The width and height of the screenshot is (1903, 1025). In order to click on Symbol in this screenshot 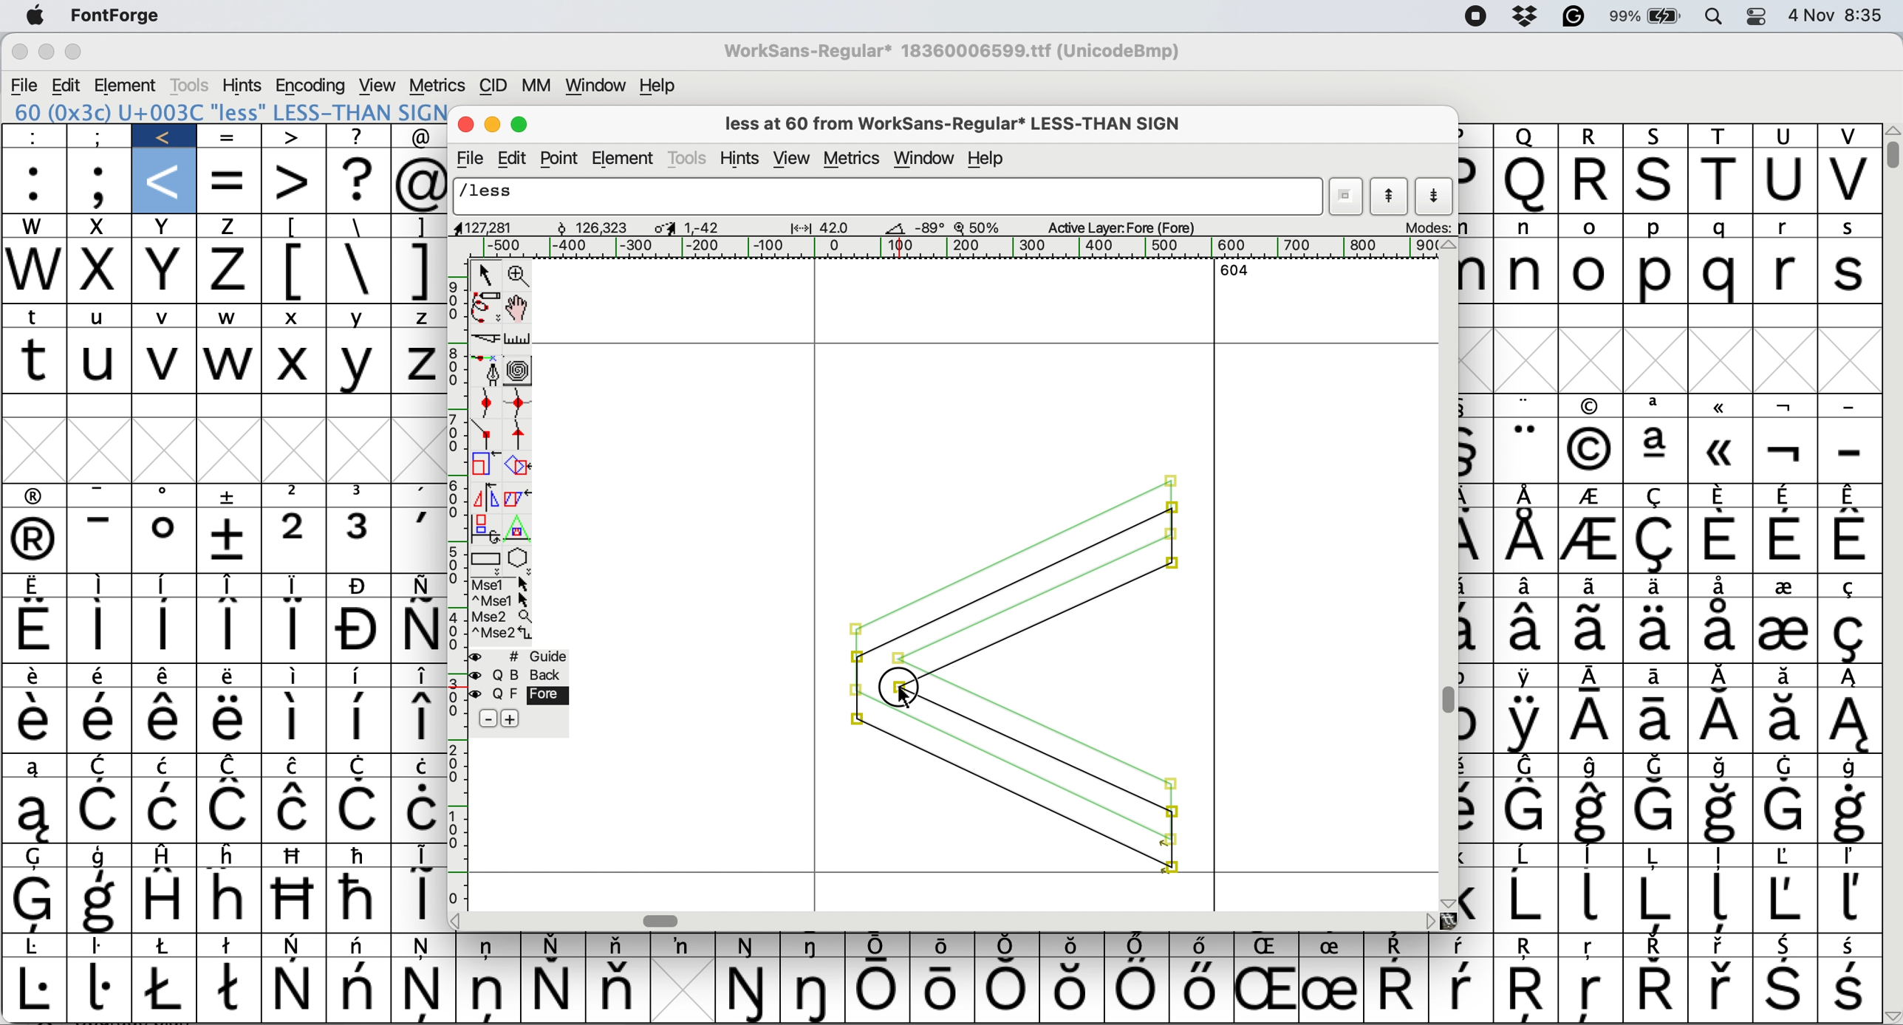, I will do `click(295, 810)`.